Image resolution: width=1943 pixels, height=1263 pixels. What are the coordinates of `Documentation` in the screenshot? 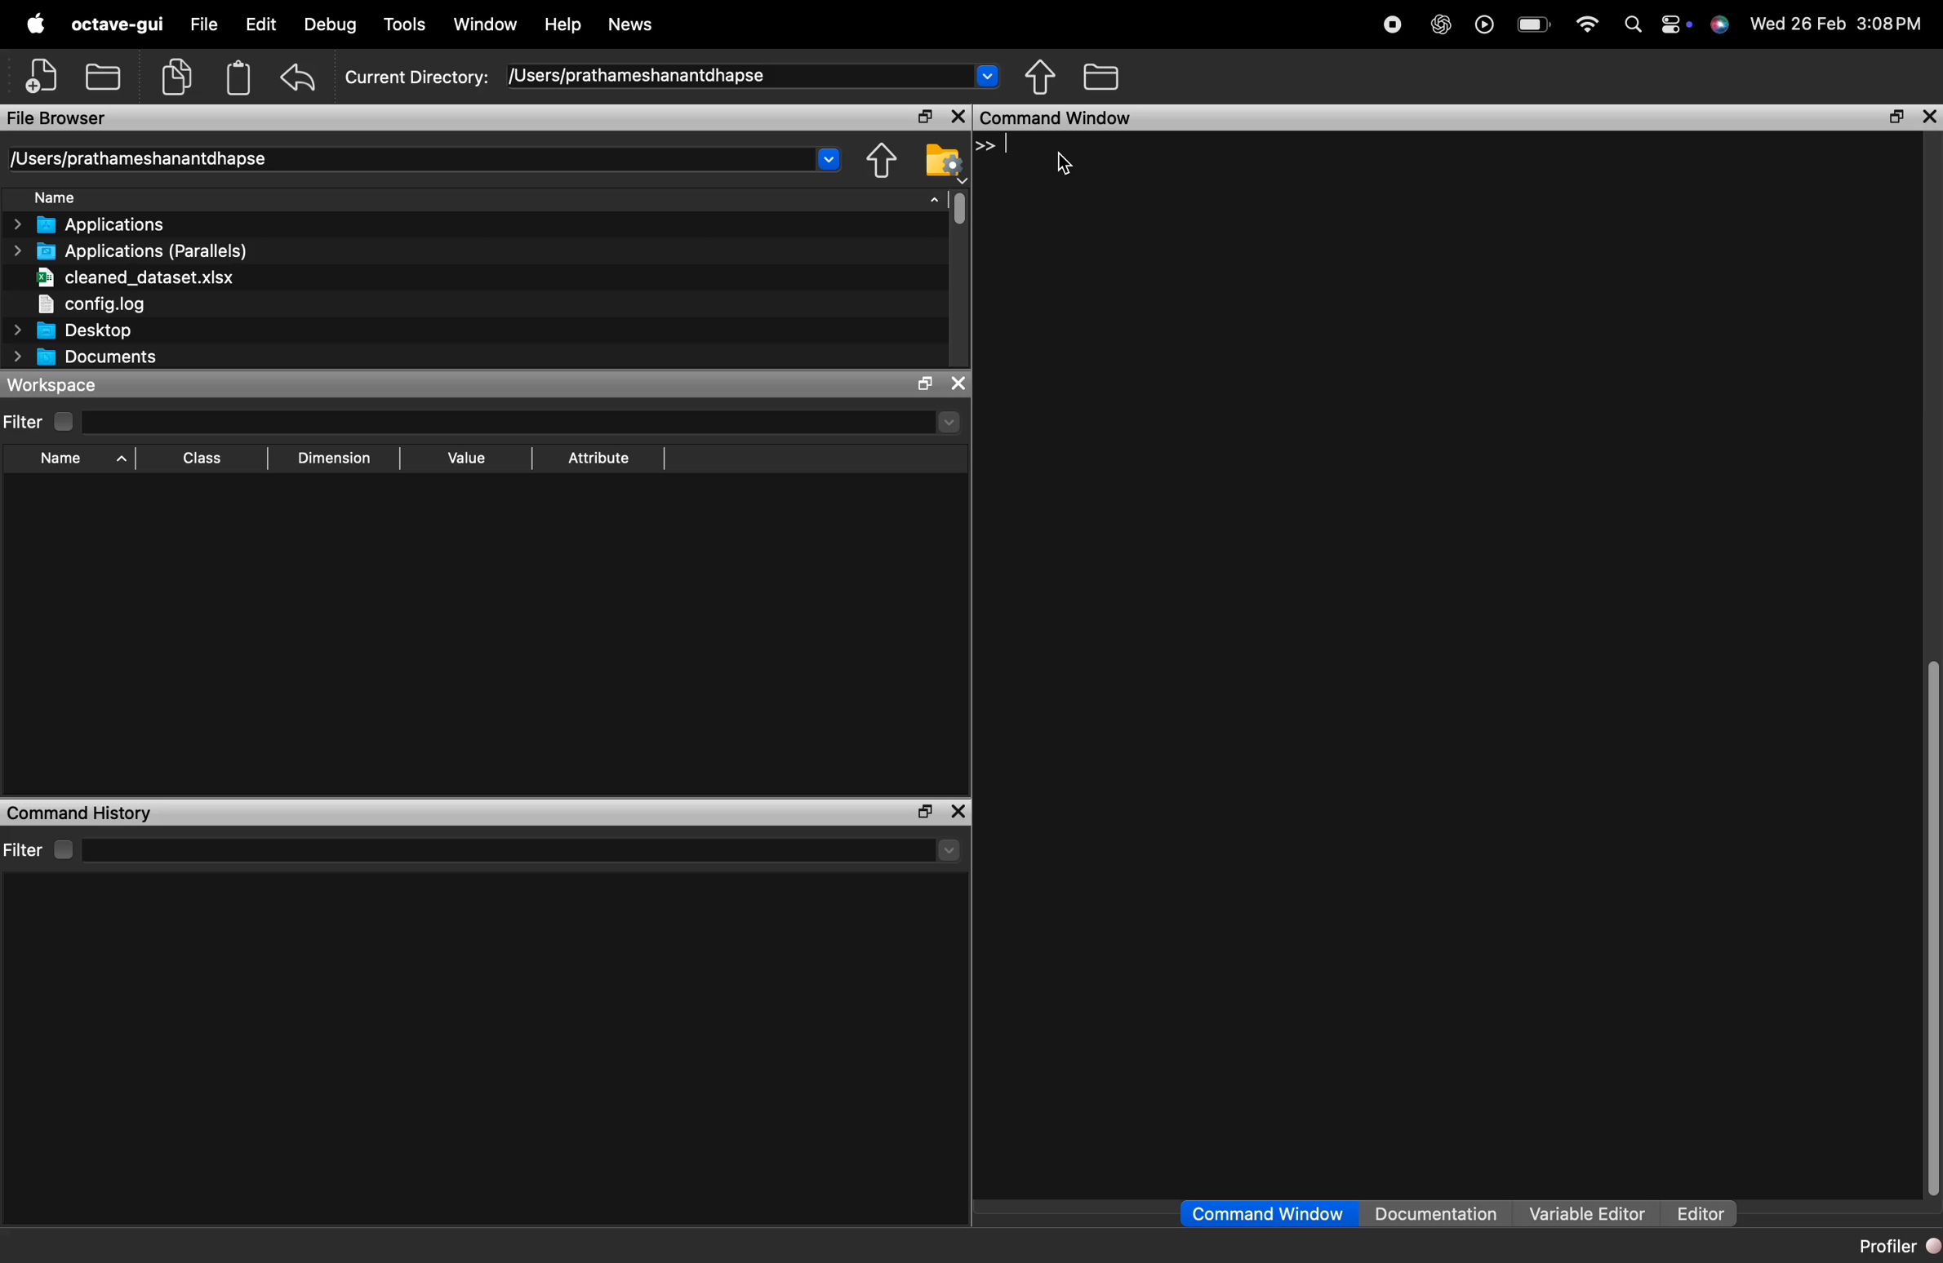 It's located at (1436, 1215).